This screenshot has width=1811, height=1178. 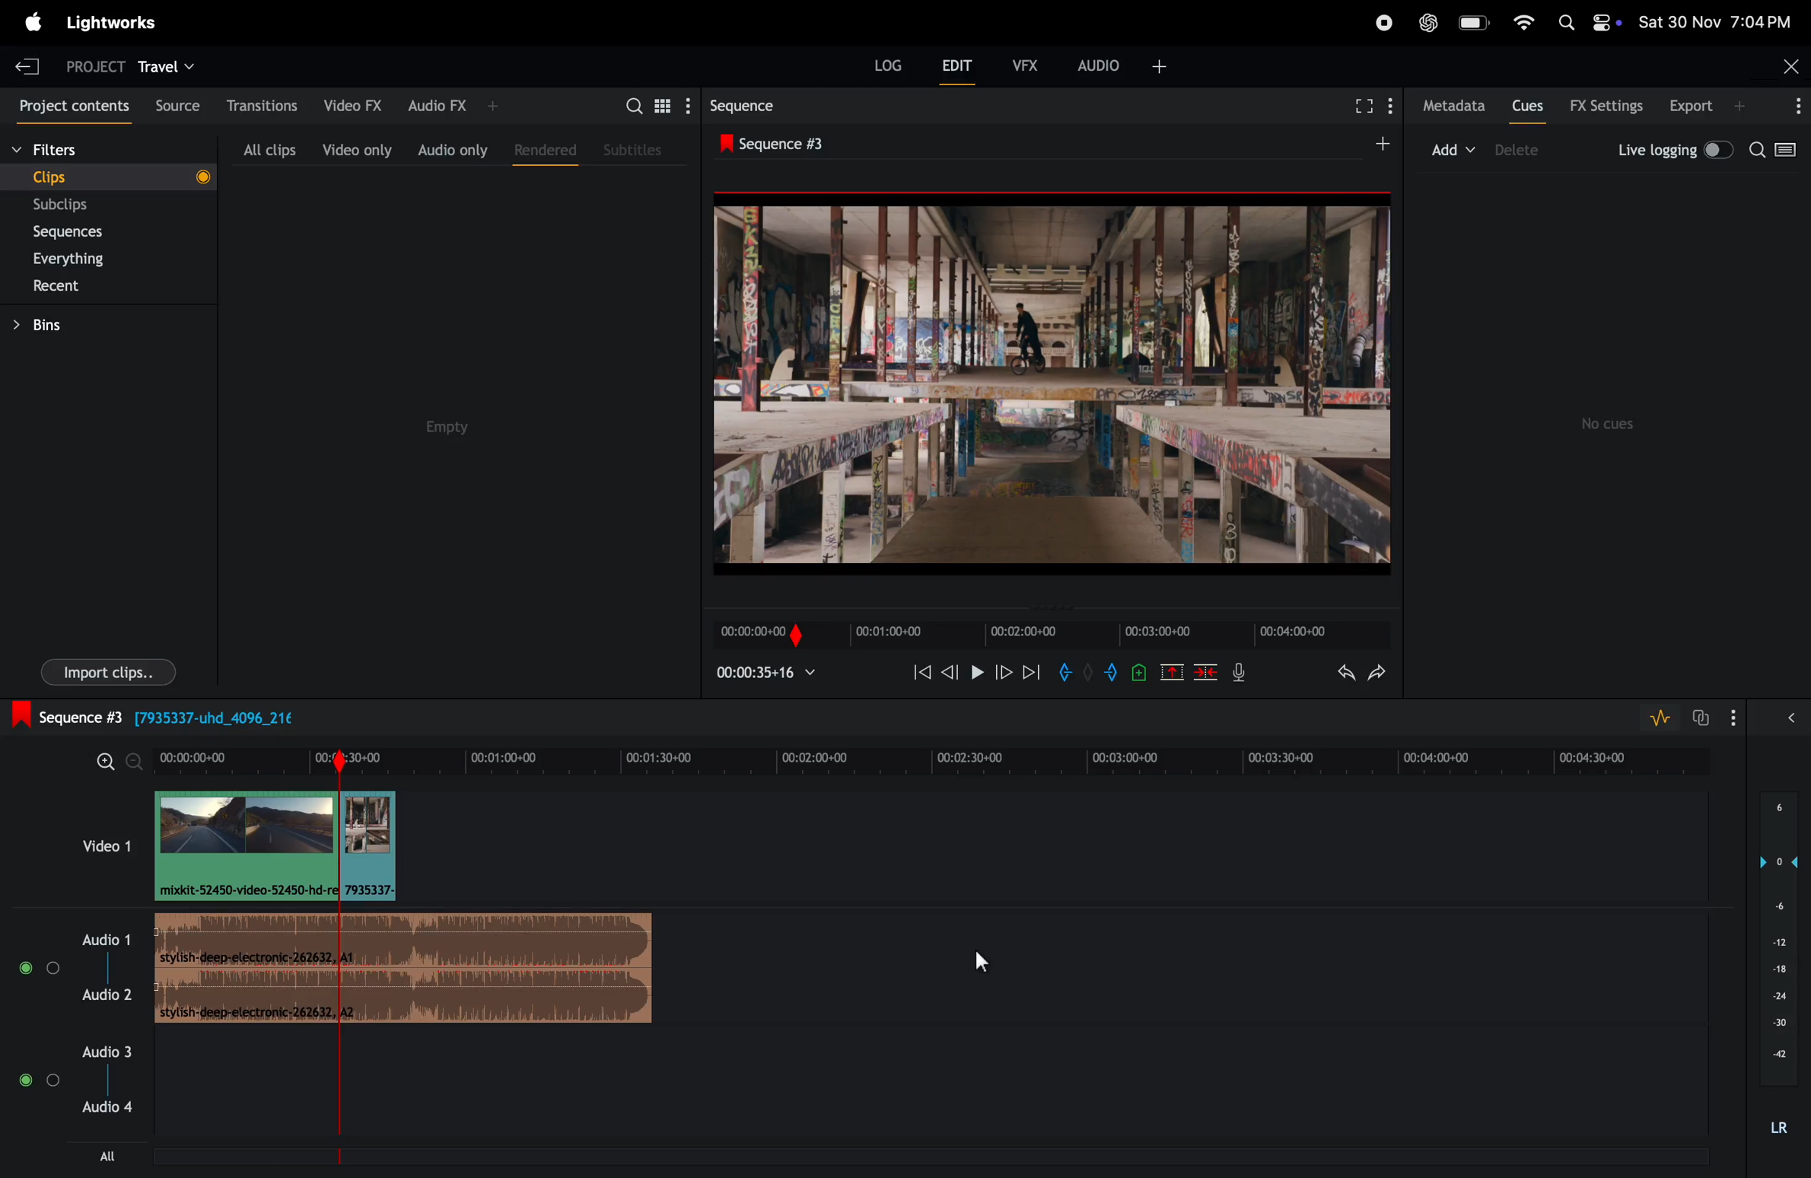 What do you see at coordinates (1448, 107) in the screenshot?
I see `metadata` at bounding box center [1448, 107].